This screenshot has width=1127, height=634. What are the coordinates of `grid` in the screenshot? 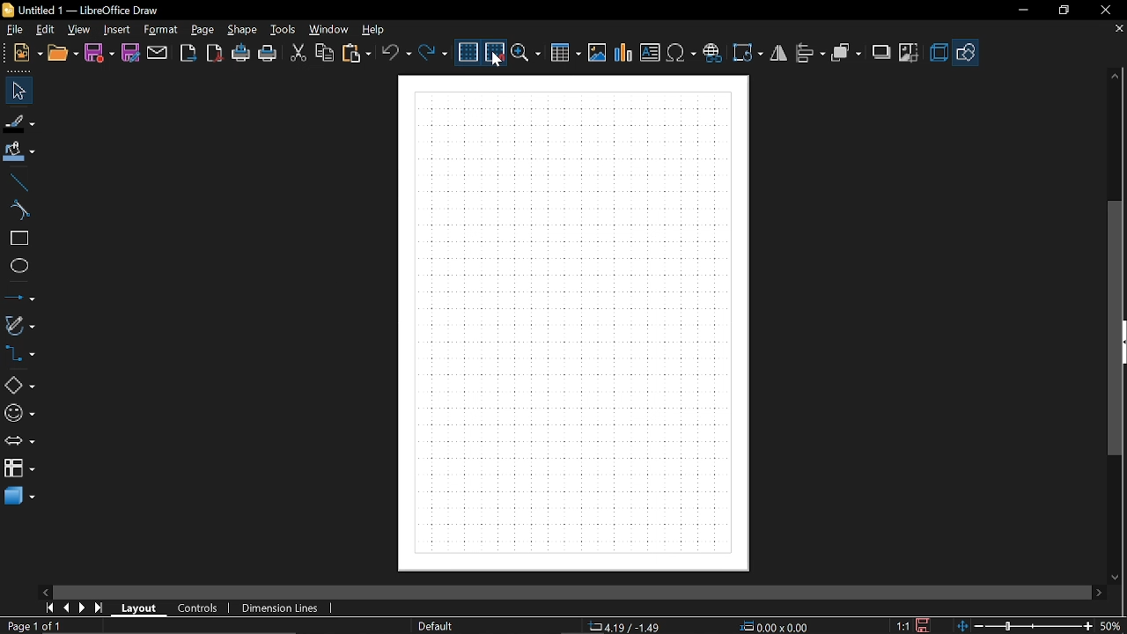 It's located at (468, 53).